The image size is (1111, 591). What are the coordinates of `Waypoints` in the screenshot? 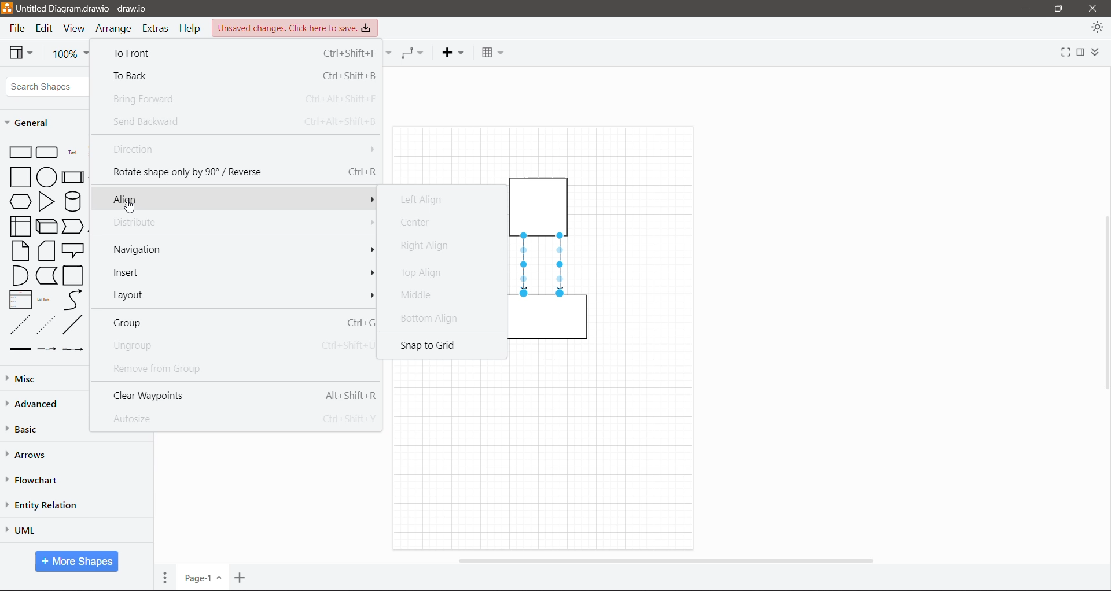 It's located at (413, 53).